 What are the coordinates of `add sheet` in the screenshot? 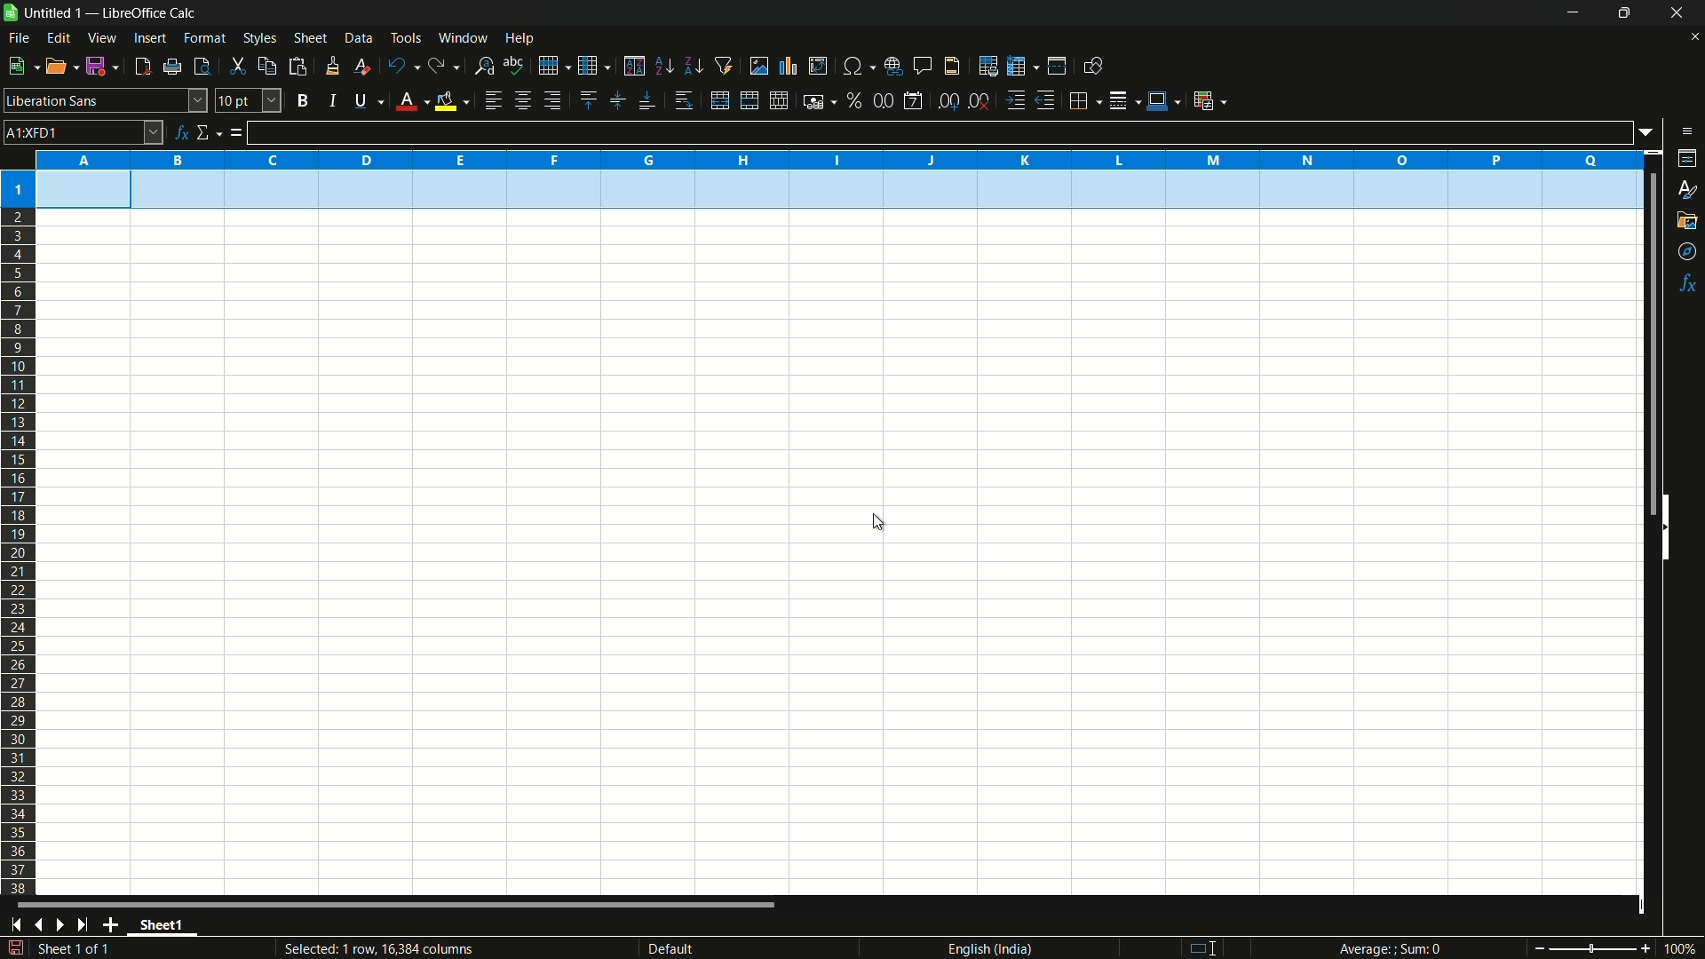 It's located at (115, 924).